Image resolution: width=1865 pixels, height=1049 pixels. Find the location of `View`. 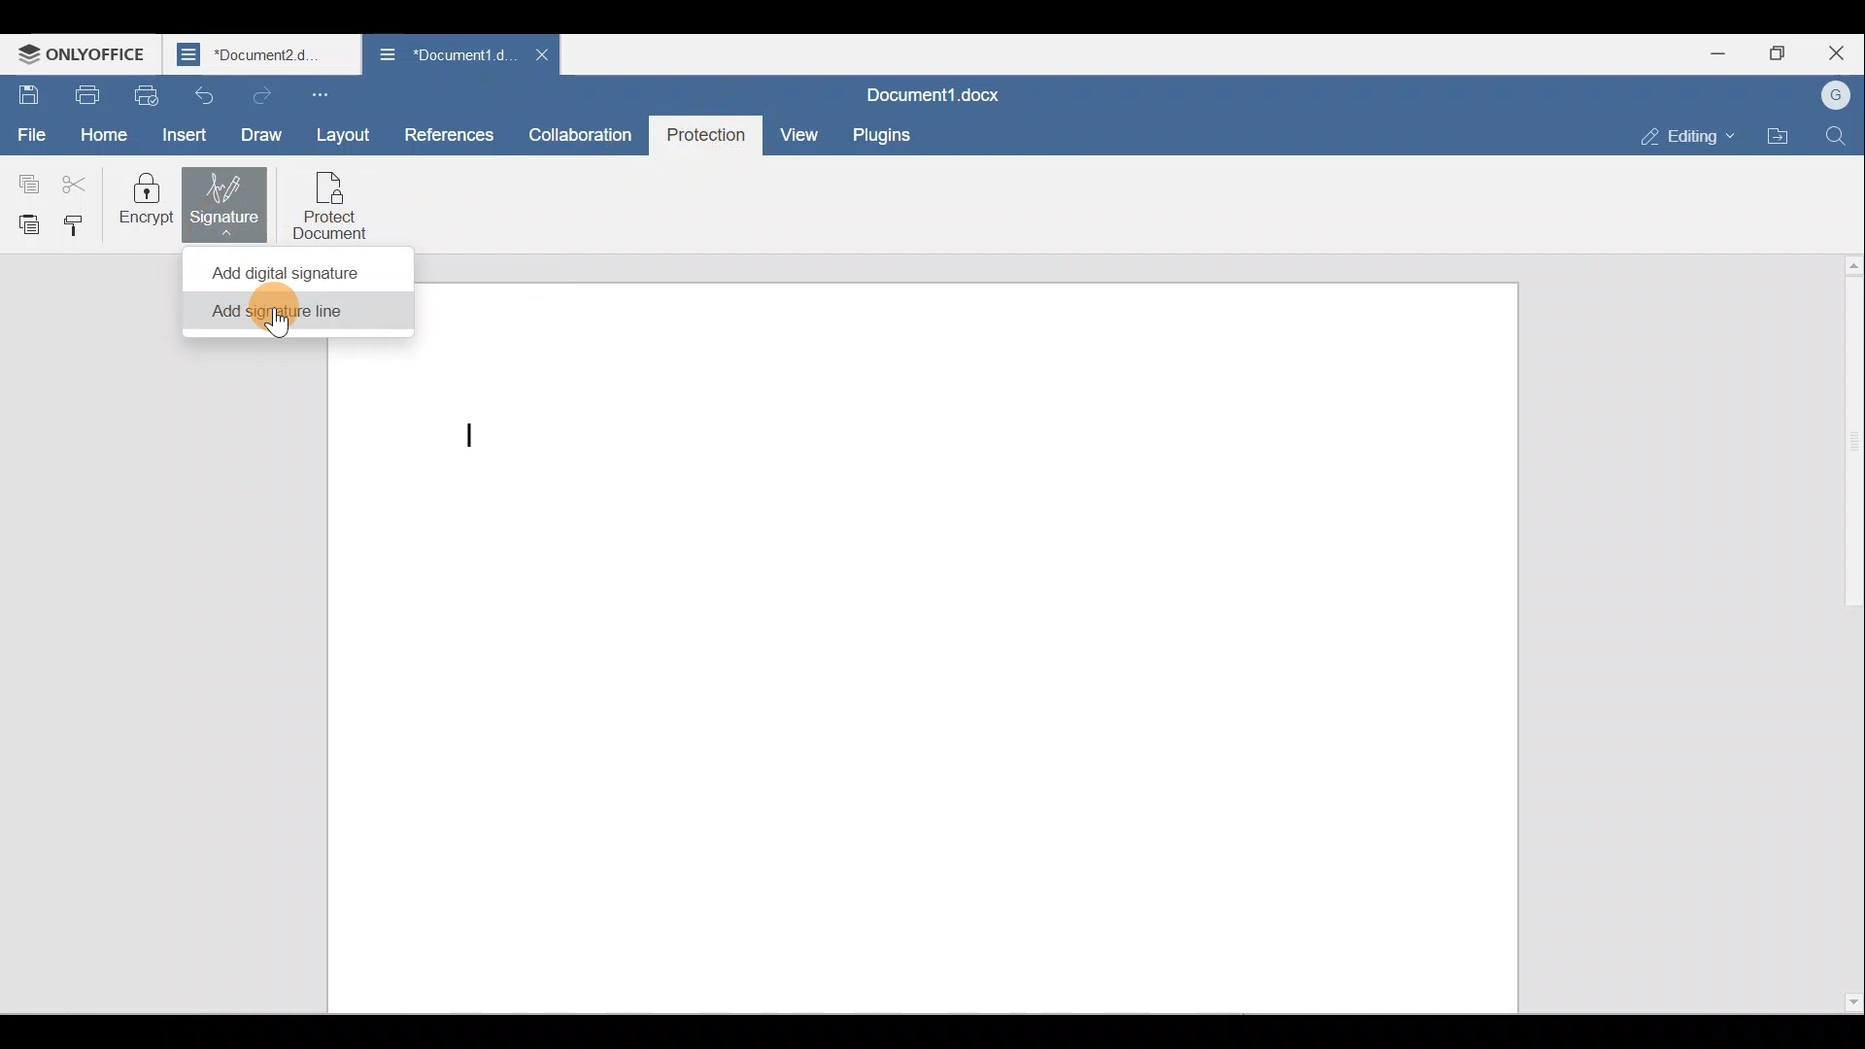

View is located at coordinates (802, 133).